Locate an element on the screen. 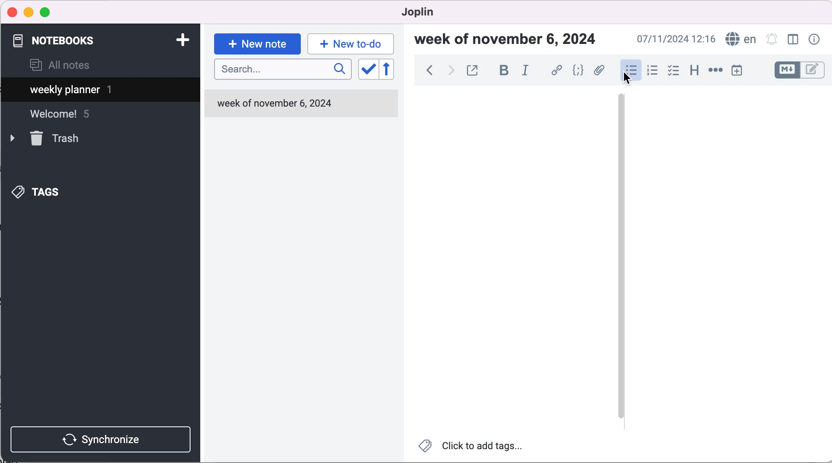 Image resolution: width=832 pixels, height=463 pixels. close is located at coordinates (13, 12).